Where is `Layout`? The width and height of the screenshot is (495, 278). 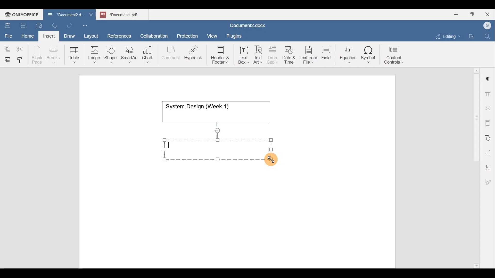 Layout is located at coordinates (92, 35).